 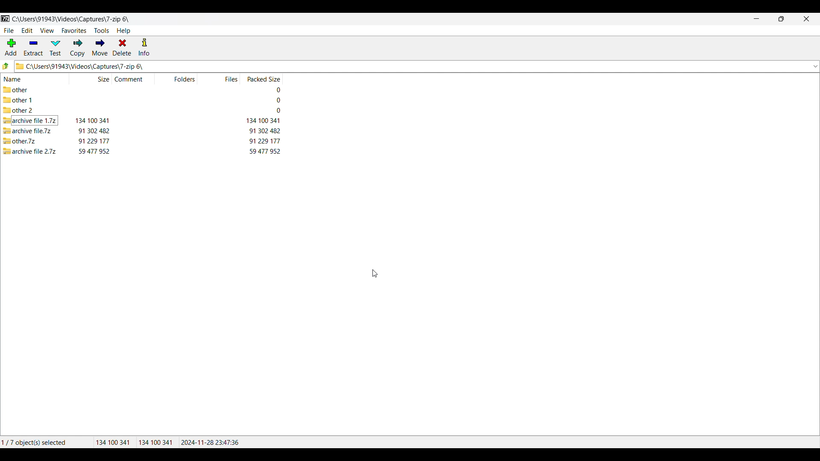 I want to click on Favorites menu, so click(x=74, y=31).